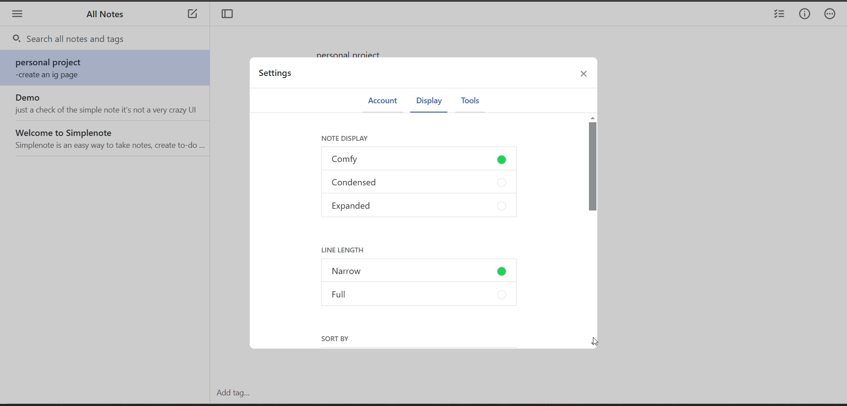 The height and width of the screenshot is (406, 847). What do you see at coordinates (427, 102) in the screenshot?
I see `display` at bounding box center [427, 102].